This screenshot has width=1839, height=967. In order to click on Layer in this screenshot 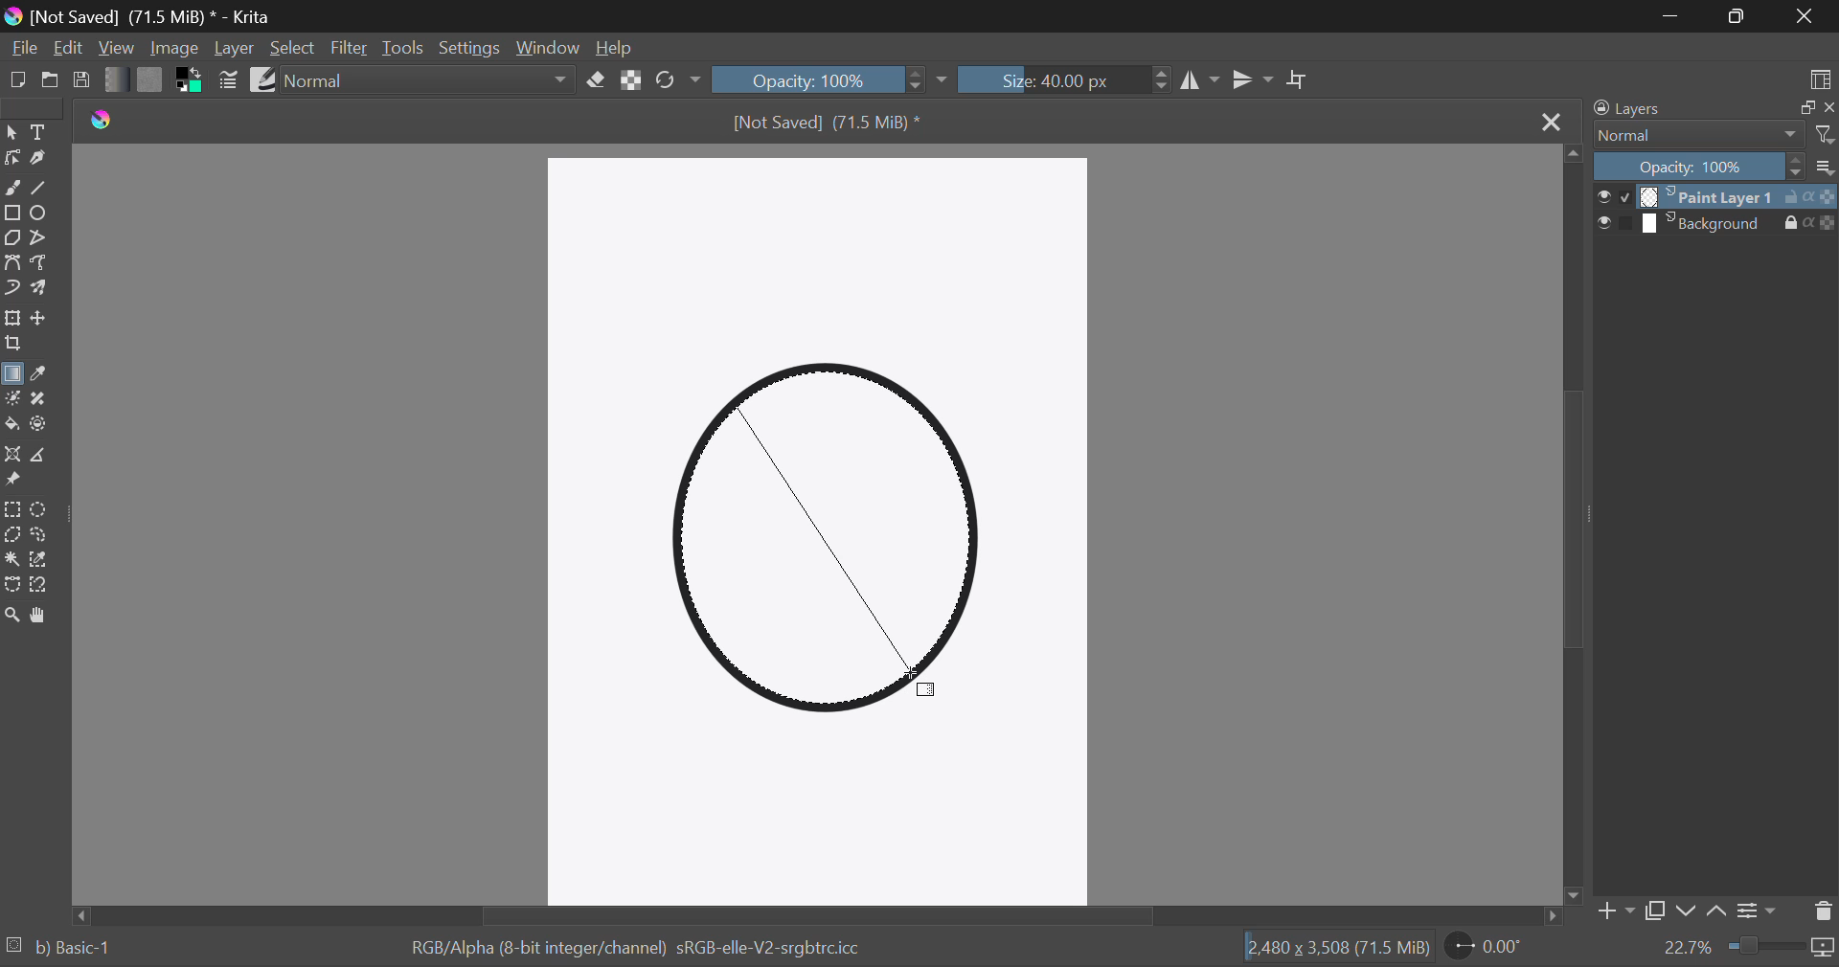, I will do `click(235, 49)`.